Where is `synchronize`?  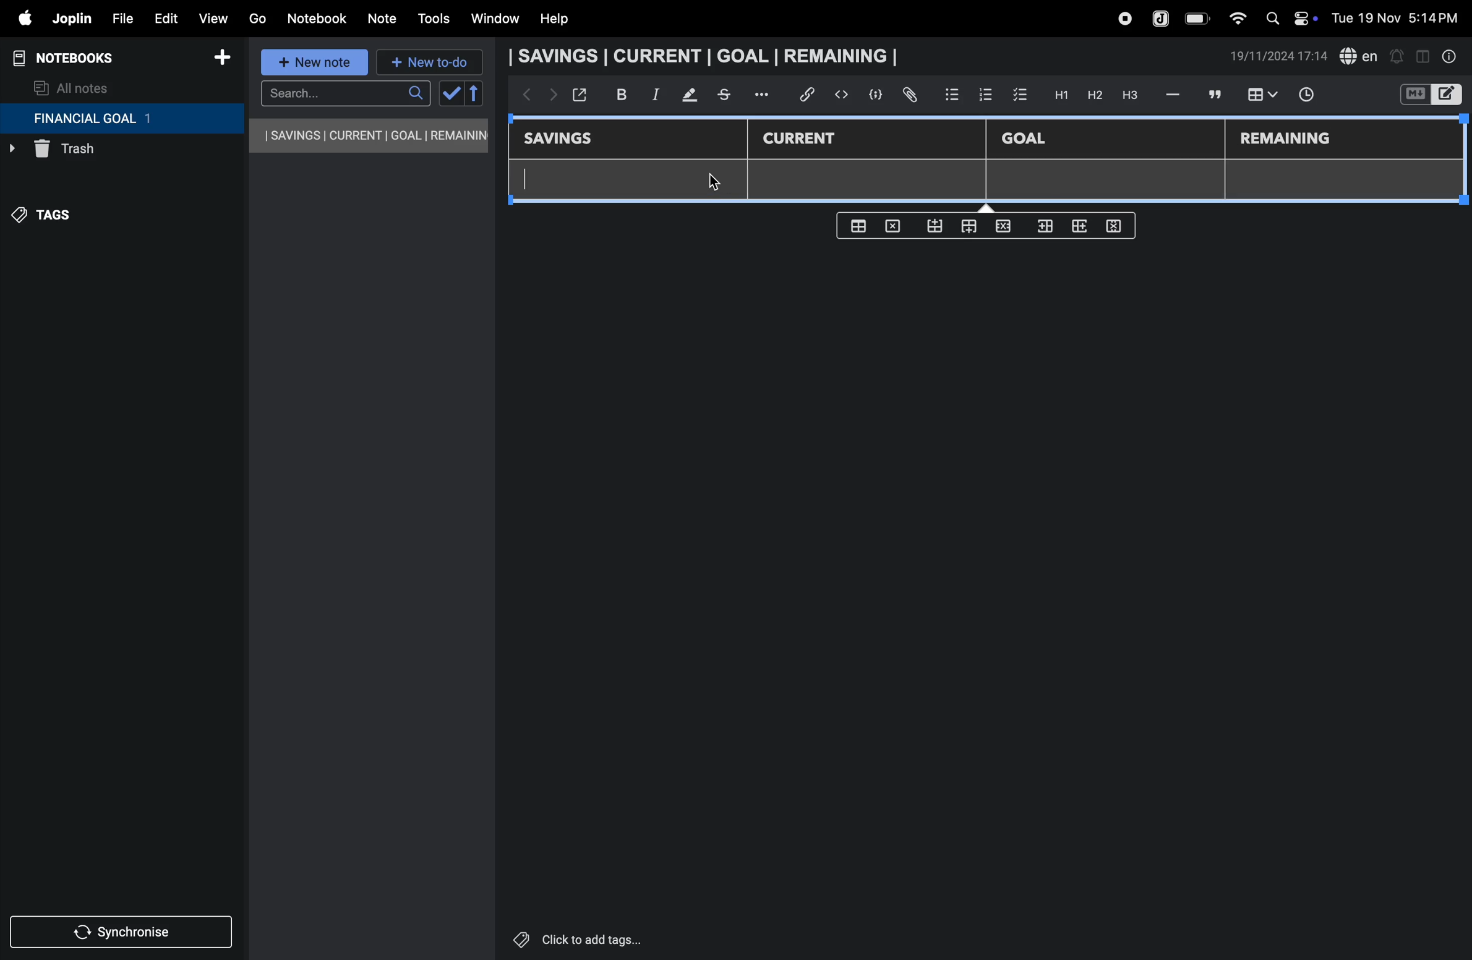 synchronize is located at coordinates (122, 930).